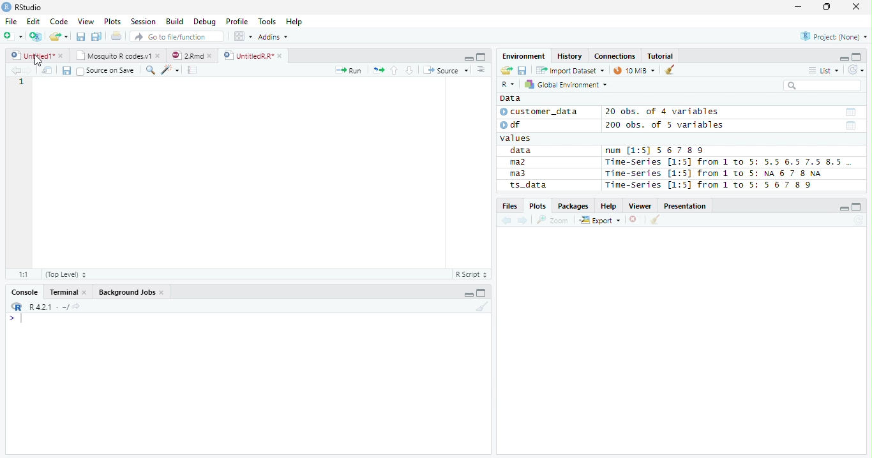 The image size is (872, 458). Describe the element at coordinates (149, 70) in the screenshot. I see `Find/Replace` at that location.